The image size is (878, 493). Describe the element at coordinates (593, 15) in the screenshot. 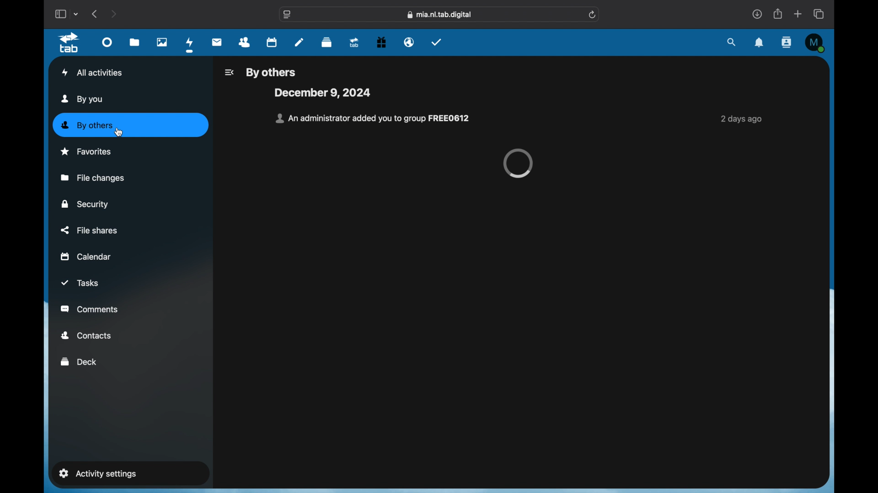

I see `refresh` at that location.